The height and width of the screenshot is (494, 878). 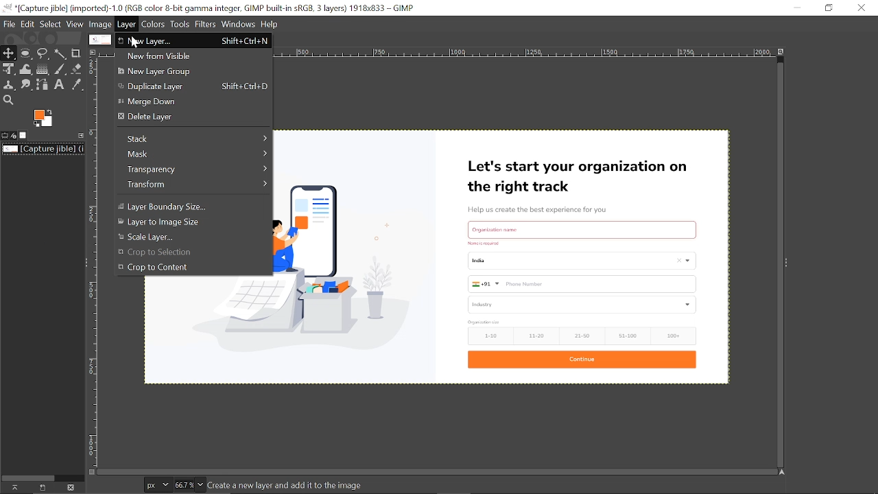 What do you see at coordinates (194, 267) in the screenshot?
I see `Crop to content` at bounding box center [194, 267].